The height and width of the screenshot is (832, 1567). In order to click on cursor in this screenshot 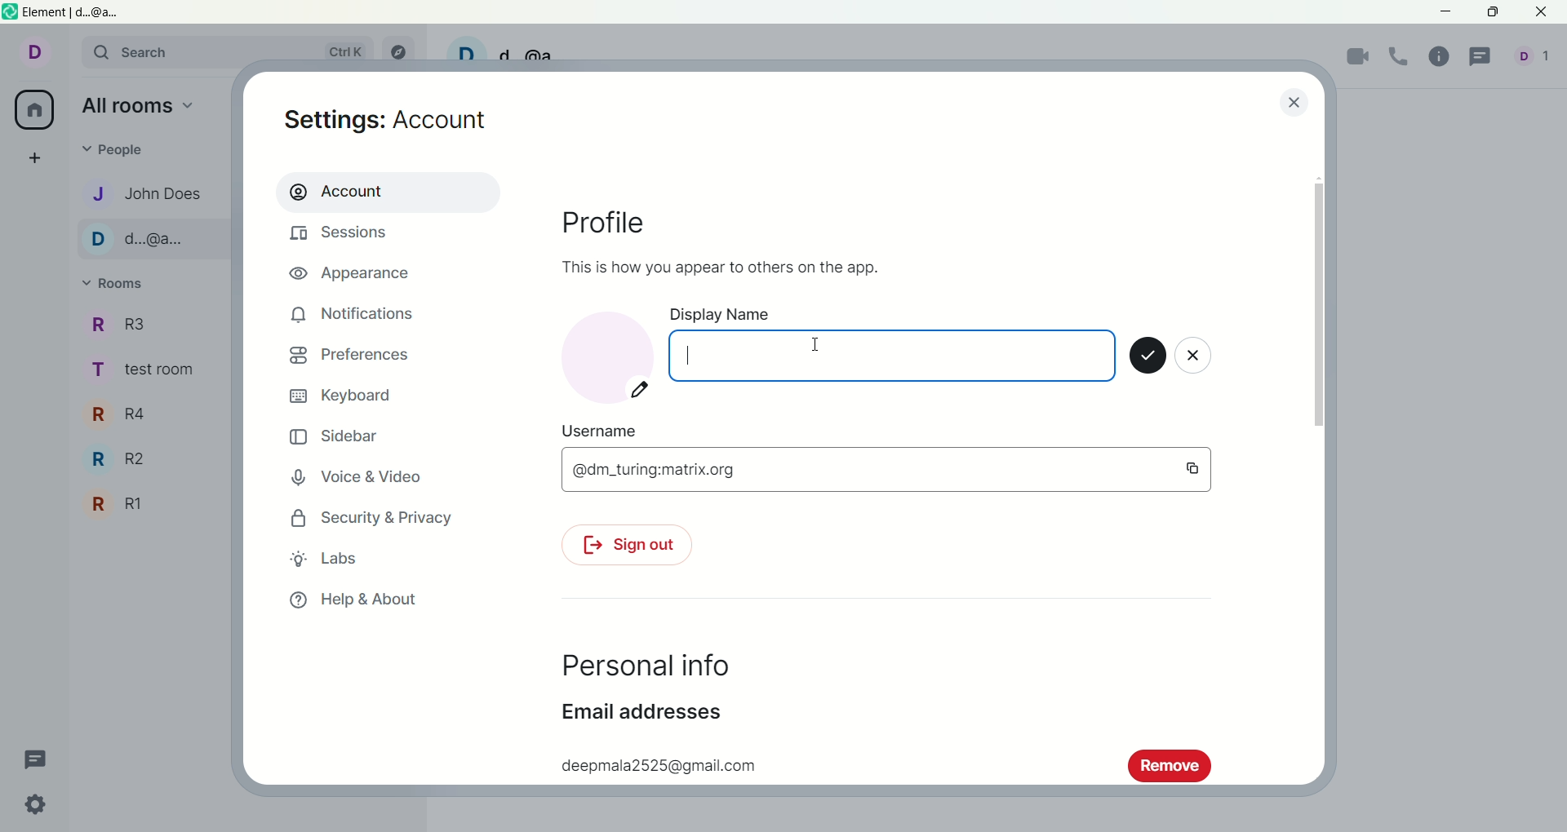, I will do `click(692, 356)`.